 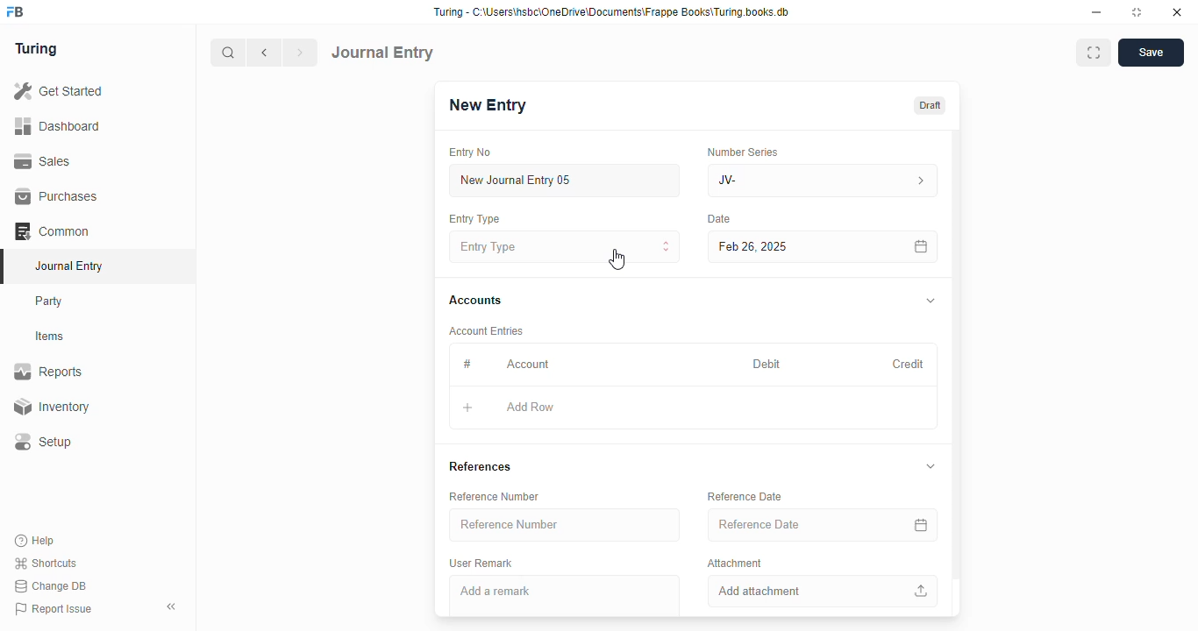 I want to click on toggle between form and full width, so click(x=1093, y=53).